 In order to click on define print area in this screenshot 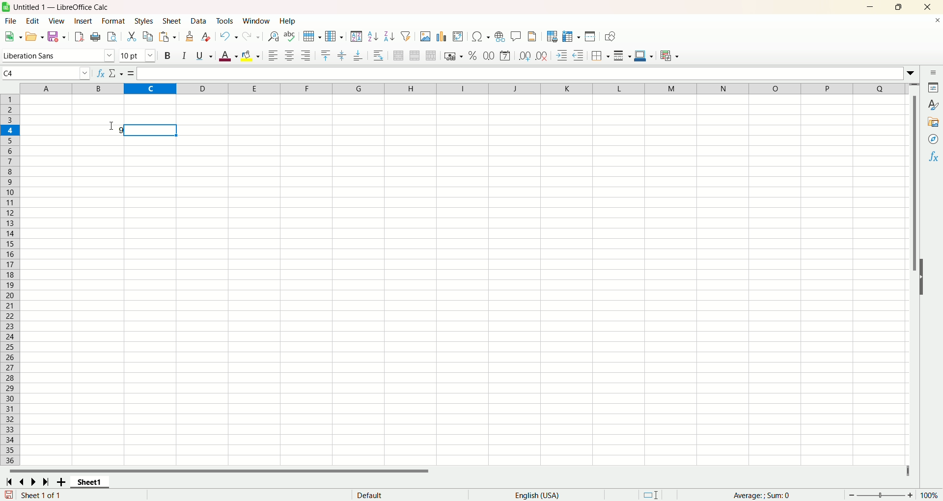, I will do `click(553, 36)`.